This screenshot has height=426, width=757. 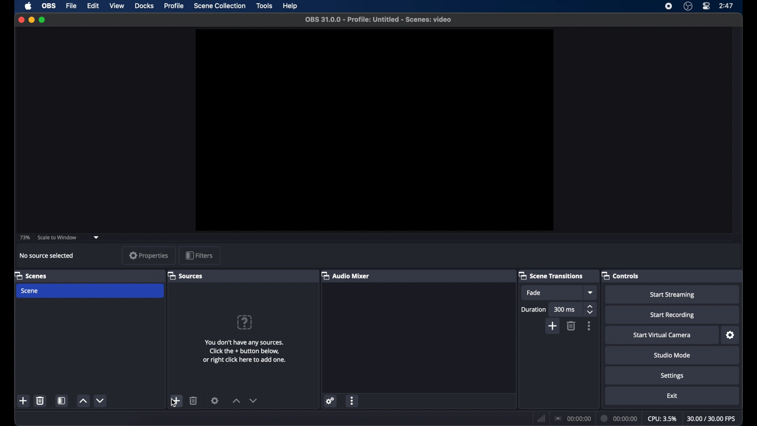 What do you see at coordinates (236, 401) in the screenshot?
I see `increment button` at bounding box center [236, 401].